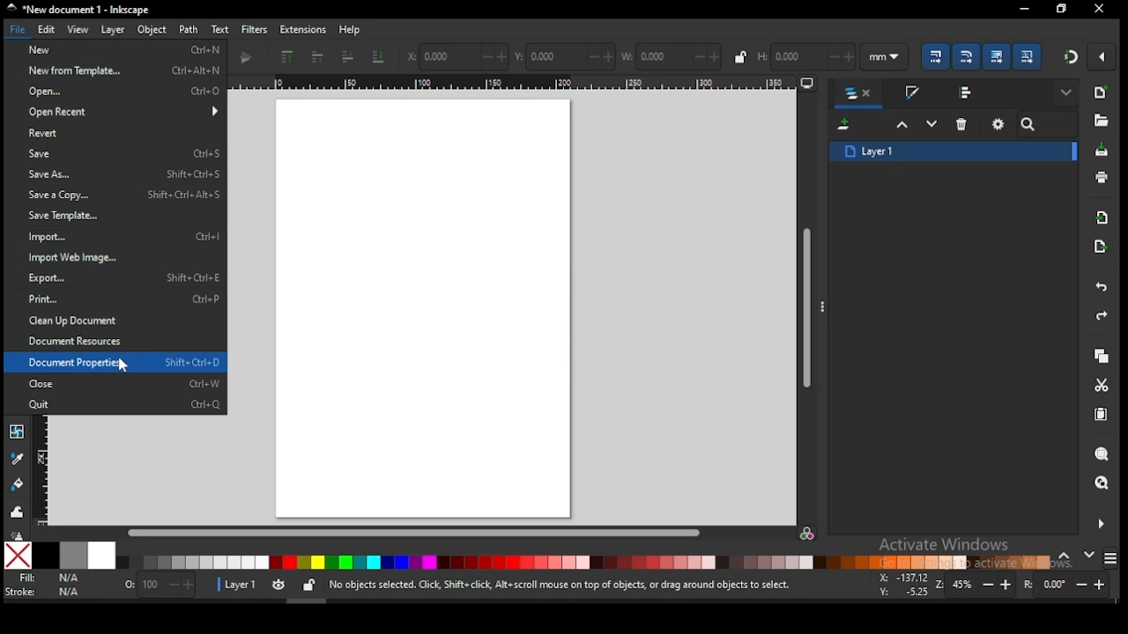 Image resolution: width=1128 pixels, height=634 pixels. Describe the element at coordinates (122, 153) in the screenshot. I see `save` at that location.